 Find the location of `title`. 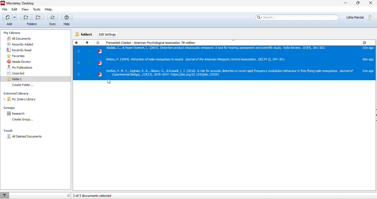

title is located at coordinates (19, 3).